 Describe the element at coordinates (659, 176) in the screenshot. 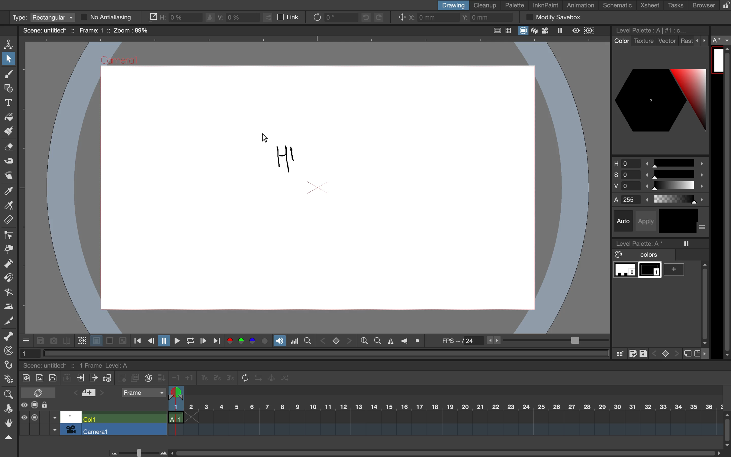

I see `saturation` at that location.